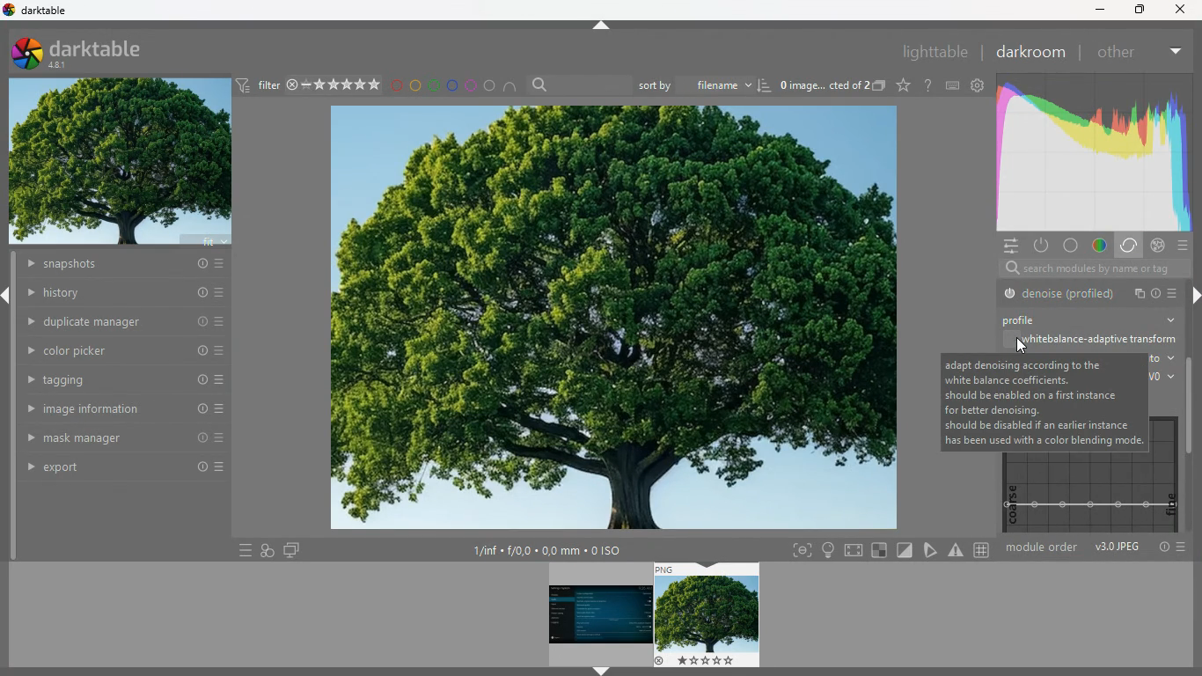 This screenshot has width=1202, height=676. What do you see at coordinates (982, 548) in the screenshot?
I see `hashtag` at bounding box center [982, 548].